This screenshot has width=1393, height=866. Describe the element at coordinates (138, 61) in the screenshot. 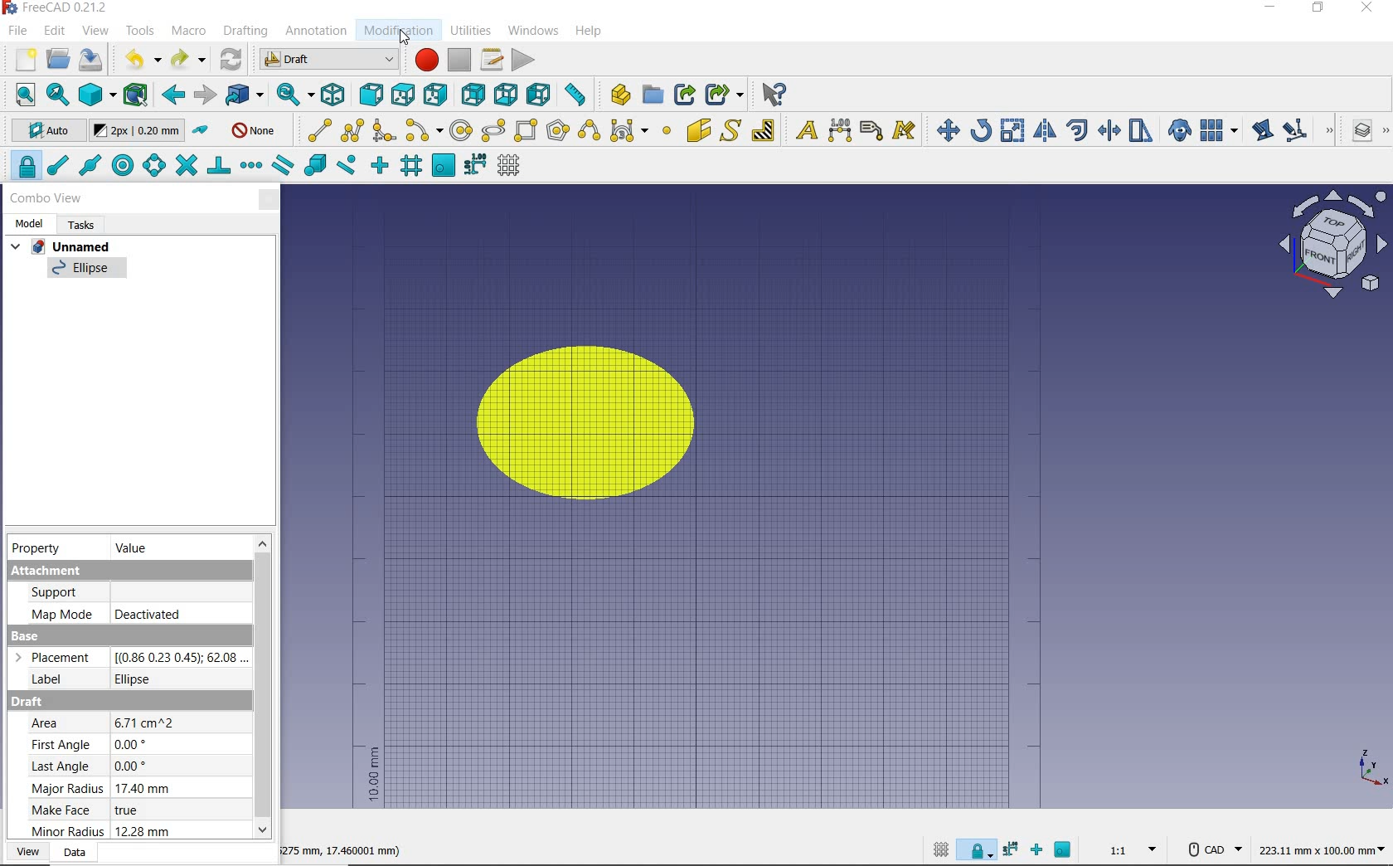

I see `undo` at that location.